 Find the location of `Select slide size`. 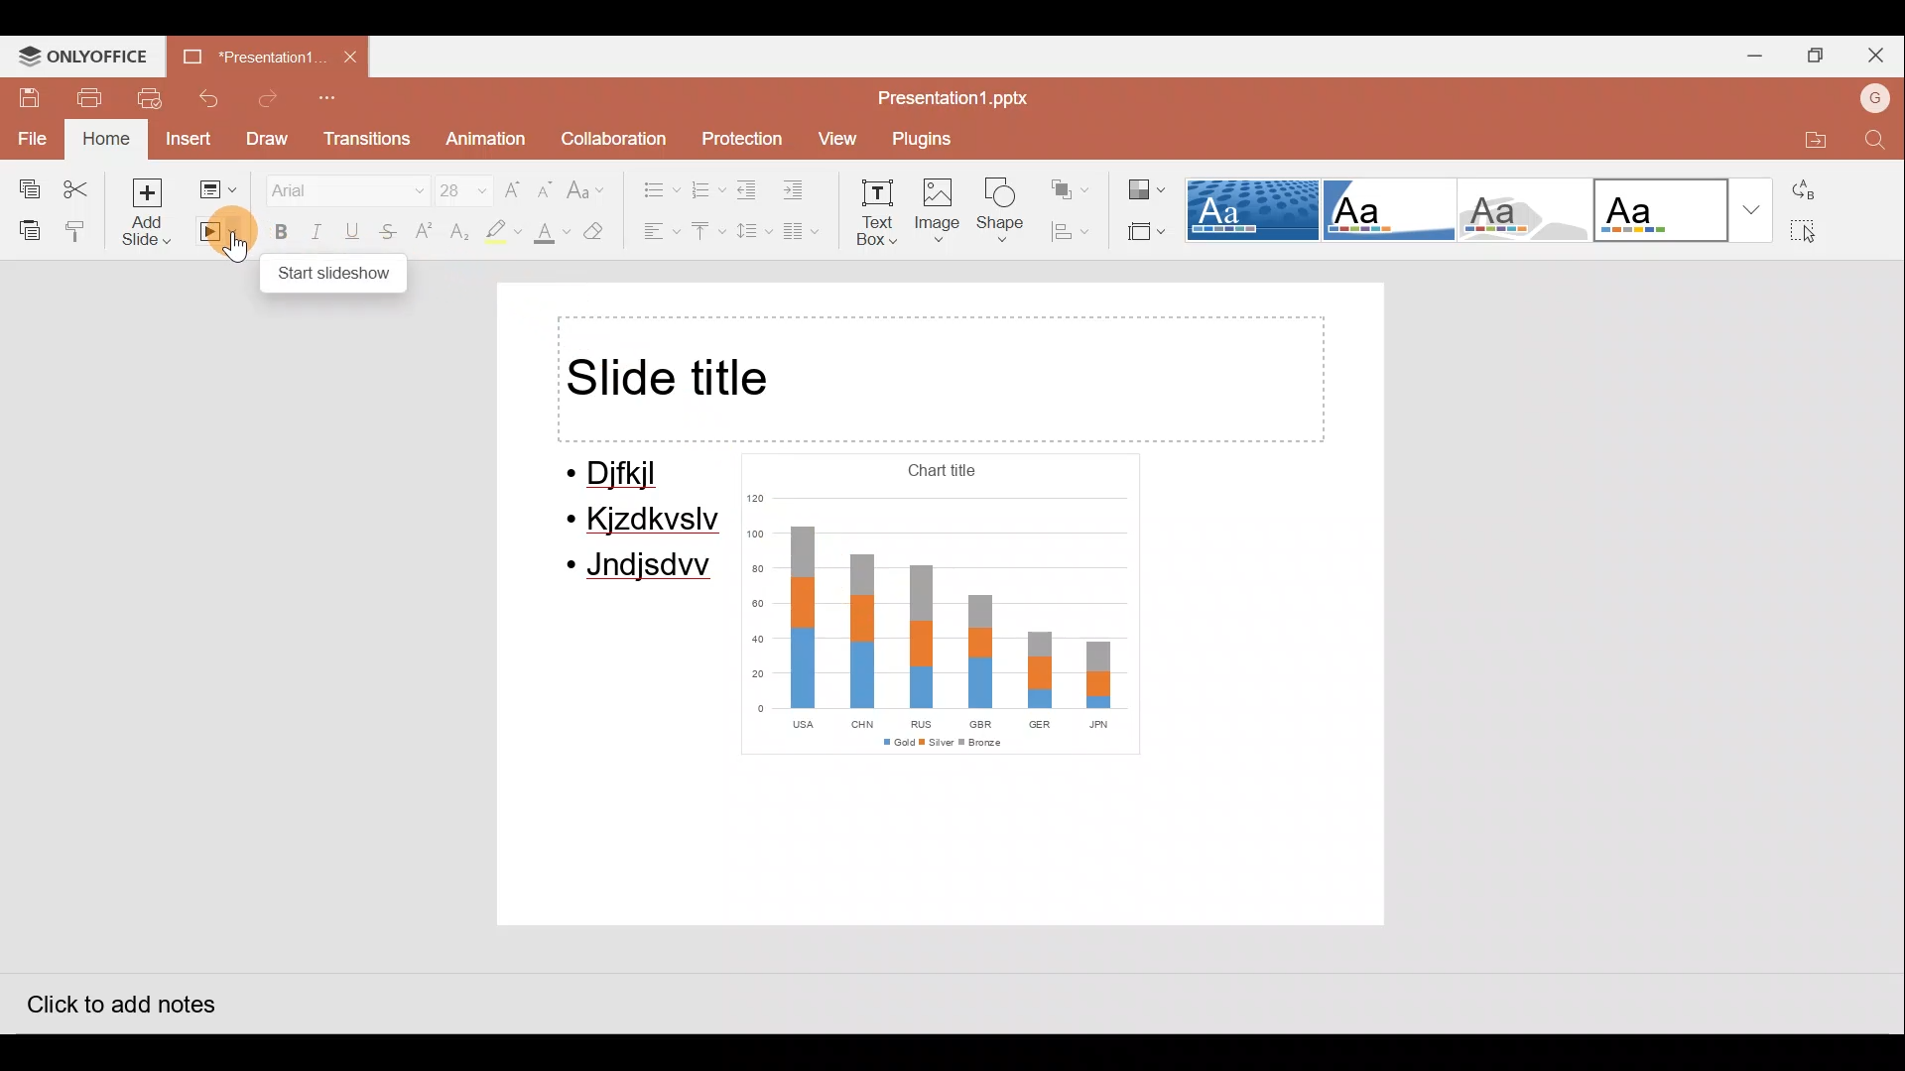

Select slide size is located at coordinates (1145, 233).